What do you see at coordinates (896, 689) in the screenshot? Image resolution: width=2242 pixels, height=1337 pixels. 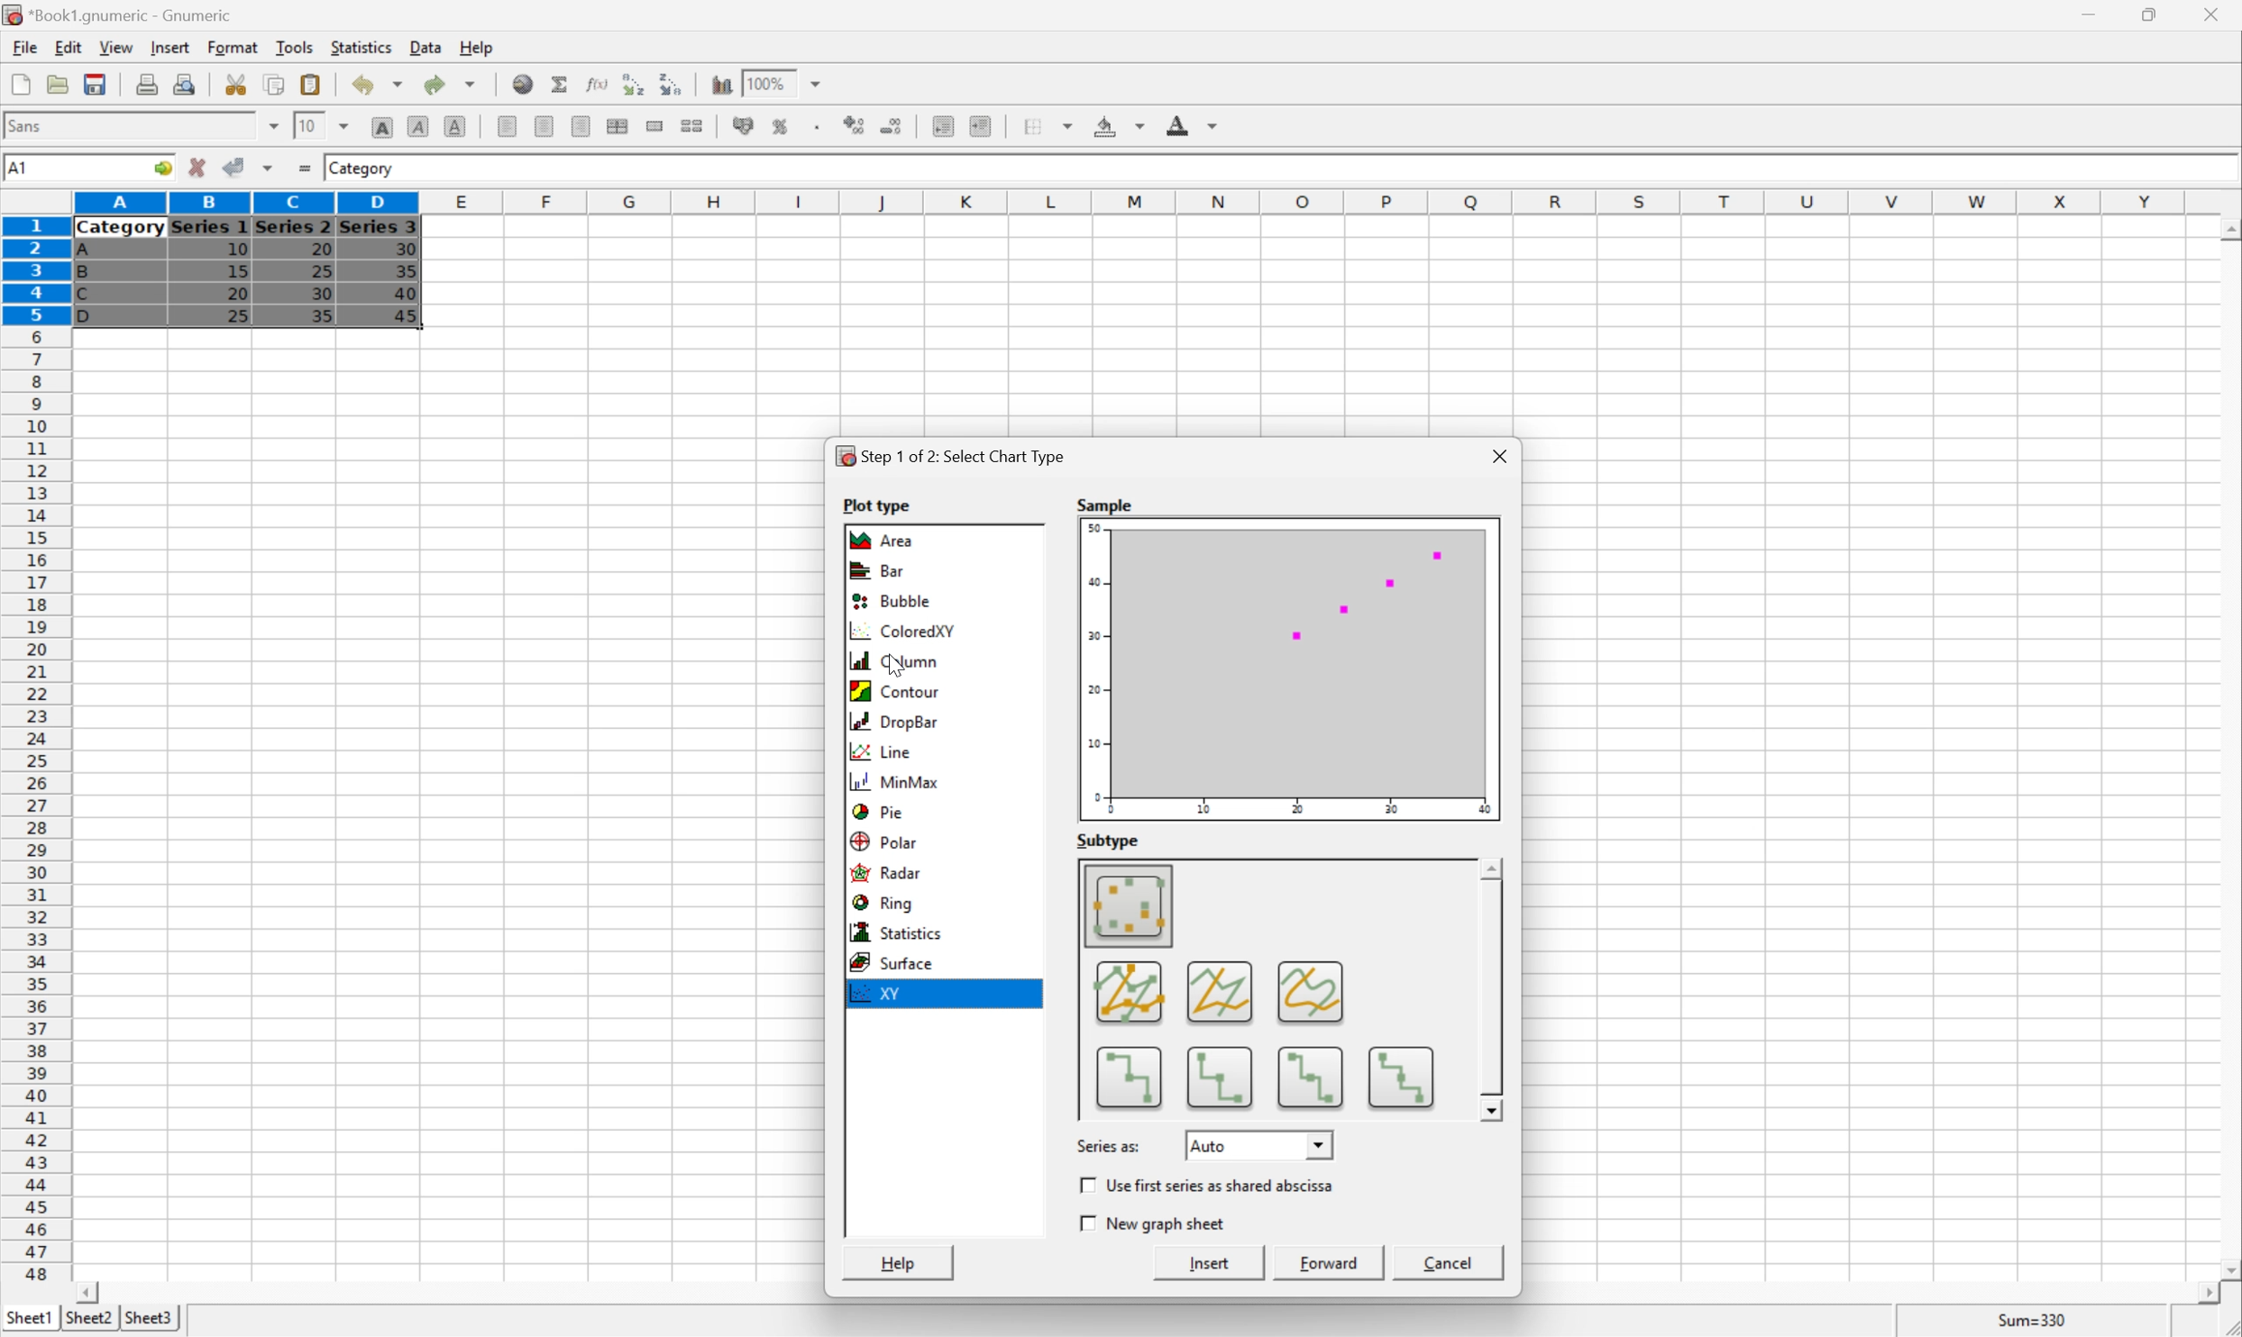 I see `Contour` at bounding box center [896, 689].